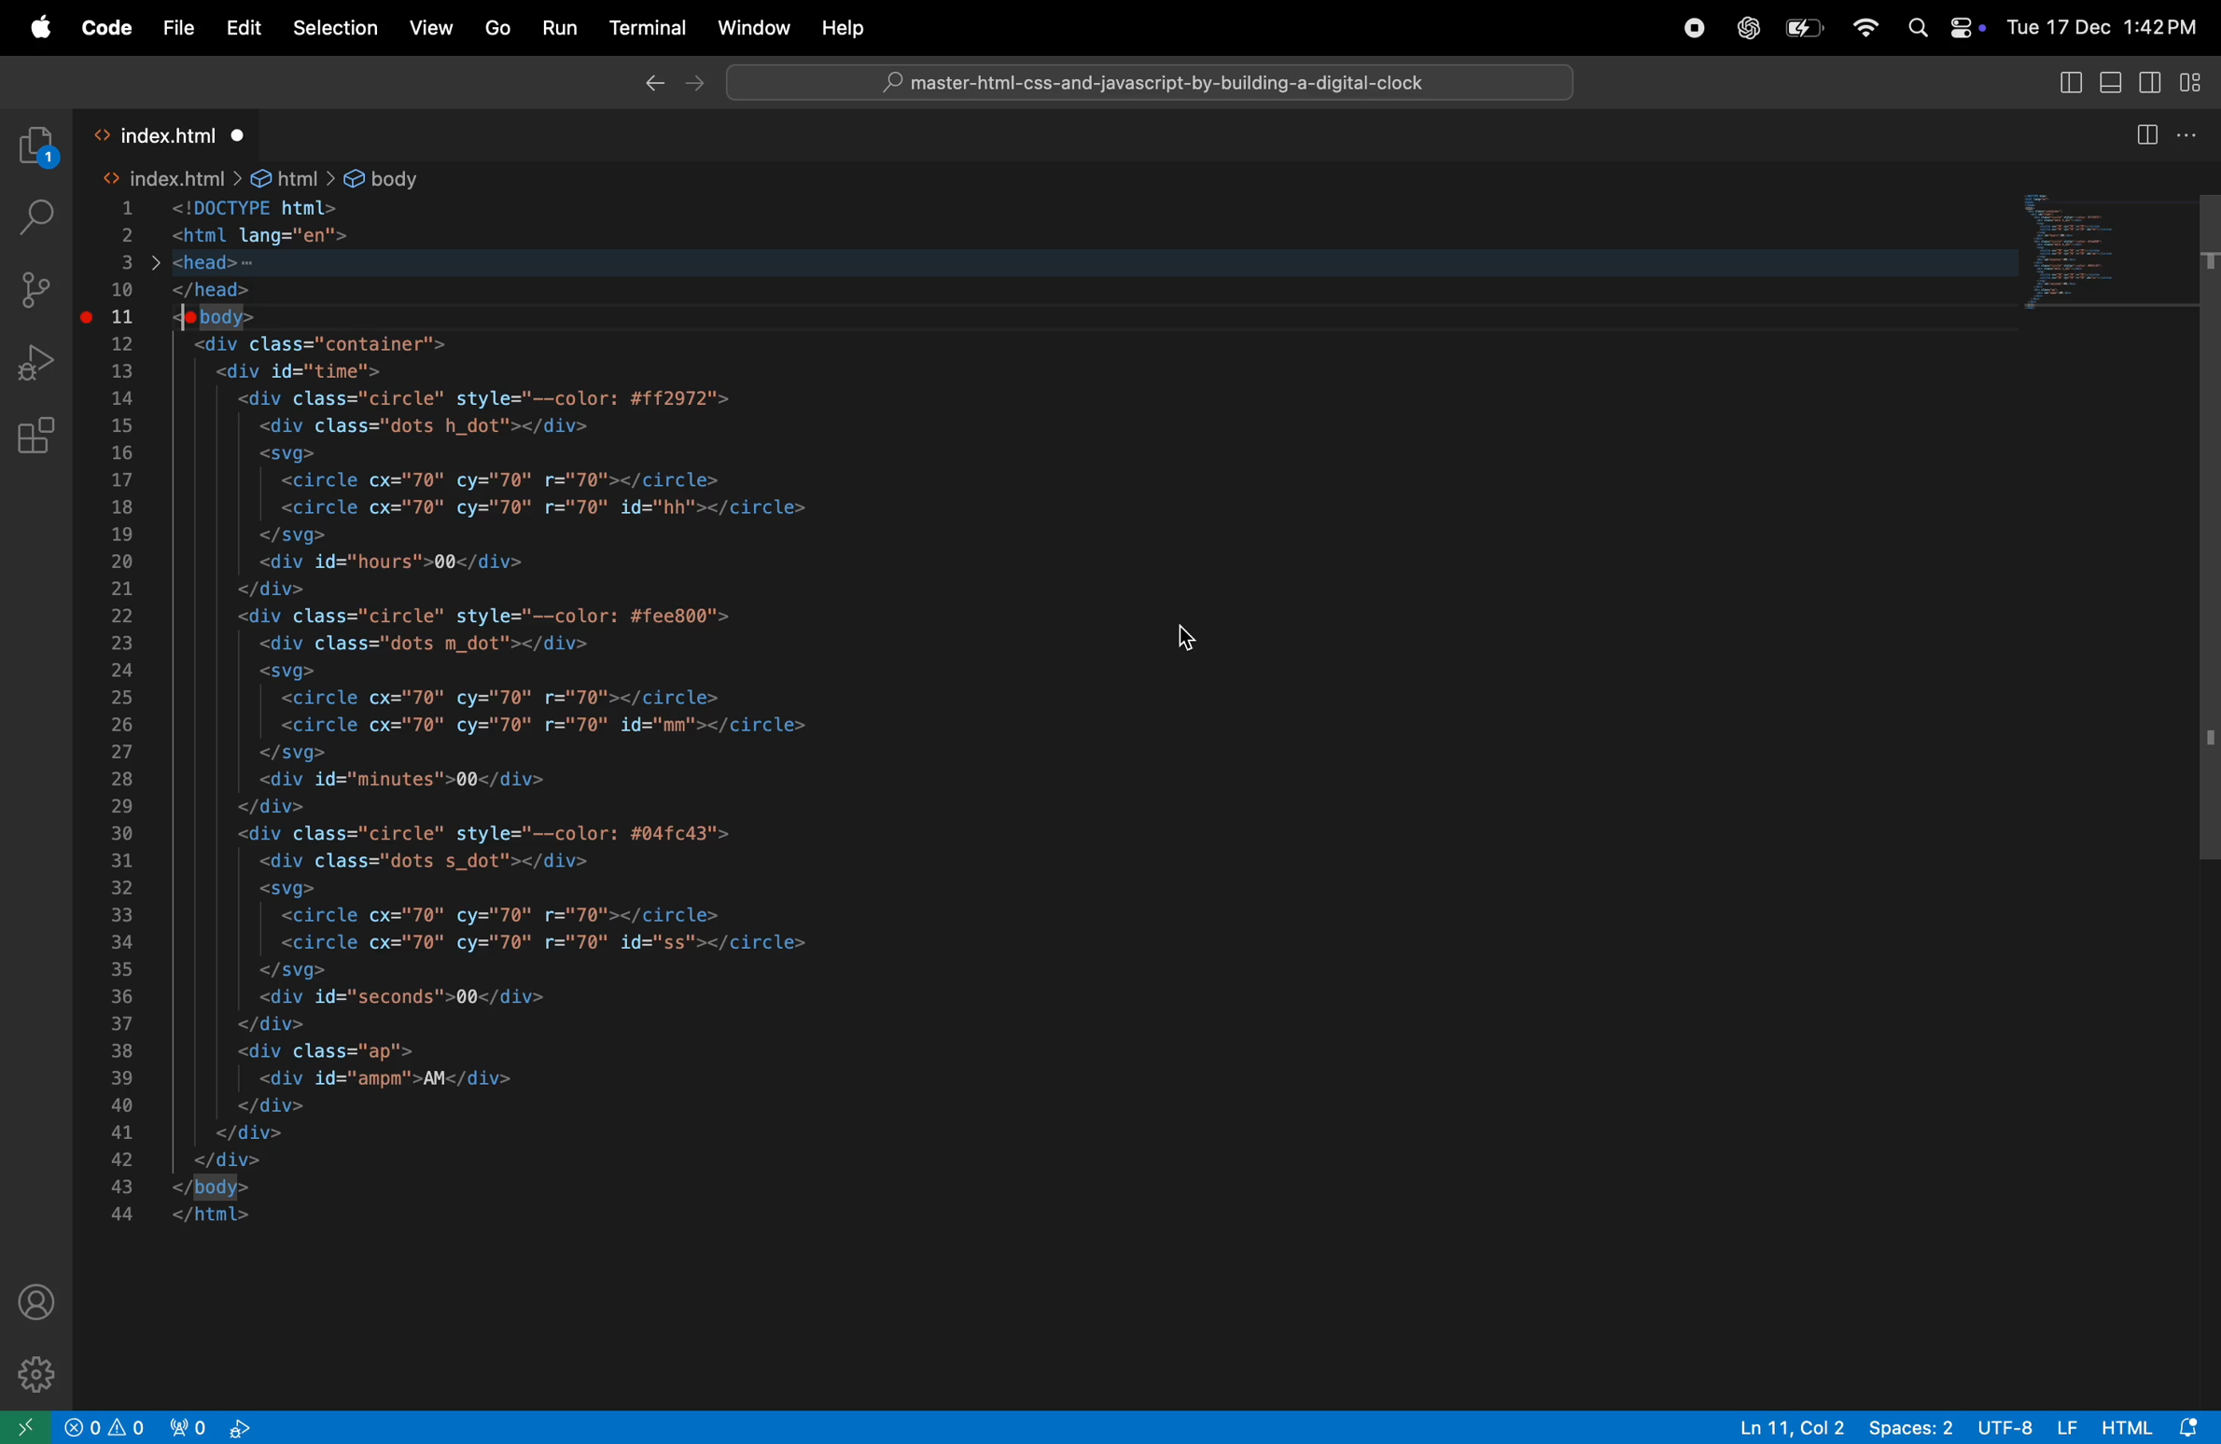  Describe the element at coordinates (2193, 132) in the screenshot. I see `options` at that location.